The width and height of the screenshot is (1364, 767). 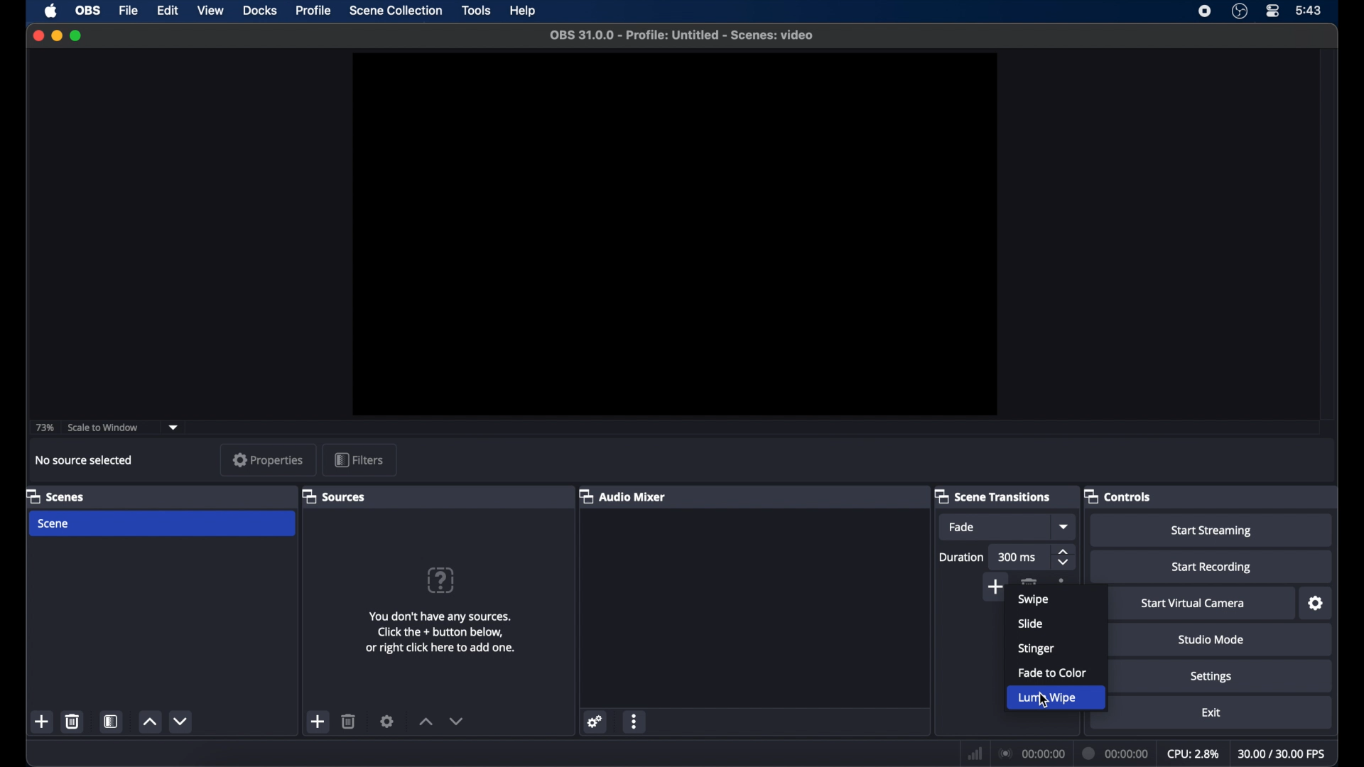 What do you see at coordinates (44, 428) in the screenshot?
I see `73%` at bounding box center [44, 428].